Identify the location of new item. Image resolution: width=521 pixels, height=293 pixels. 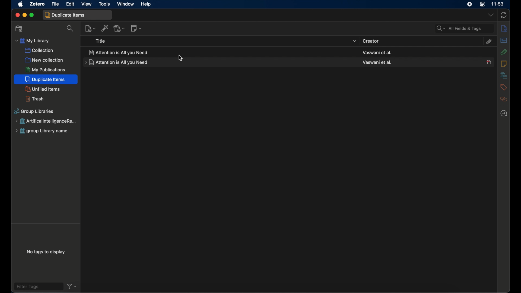
(90, 28).